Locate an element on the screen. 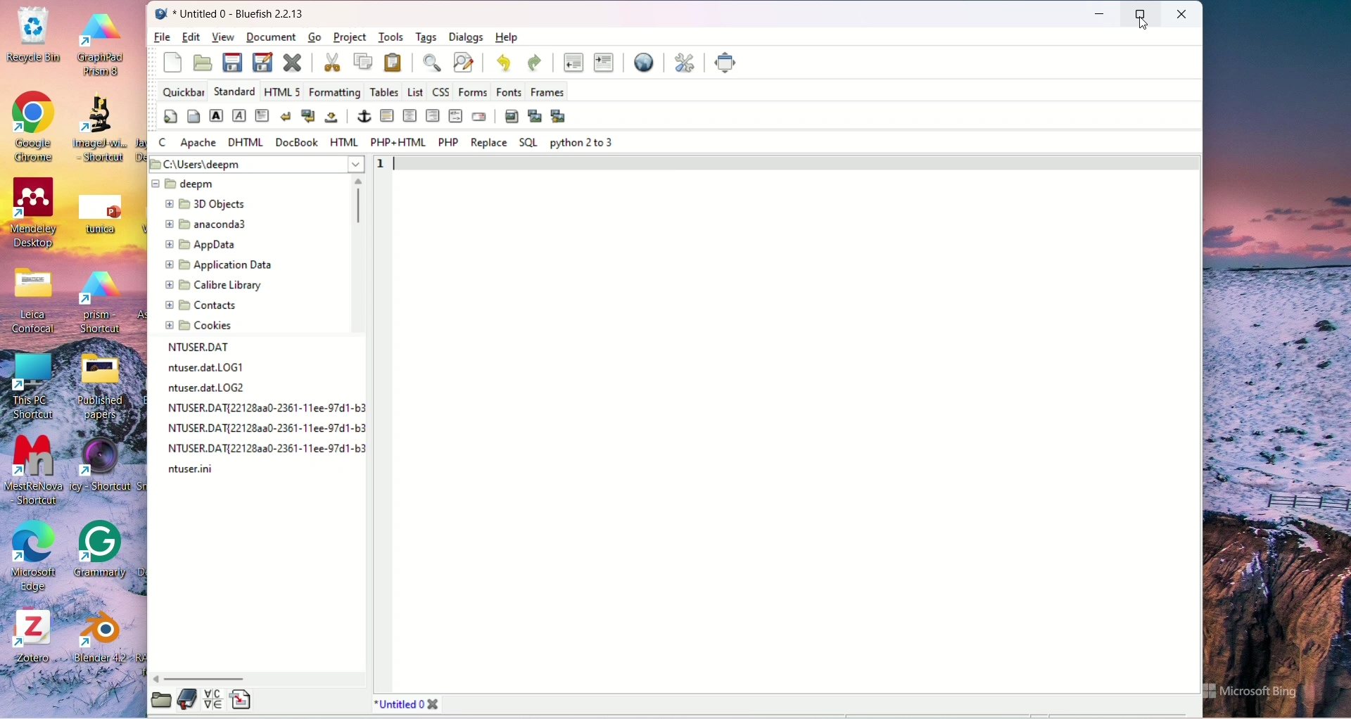 The height and width of the screenshot is (719, 1351). deepm is located at coordinates (185, 184).